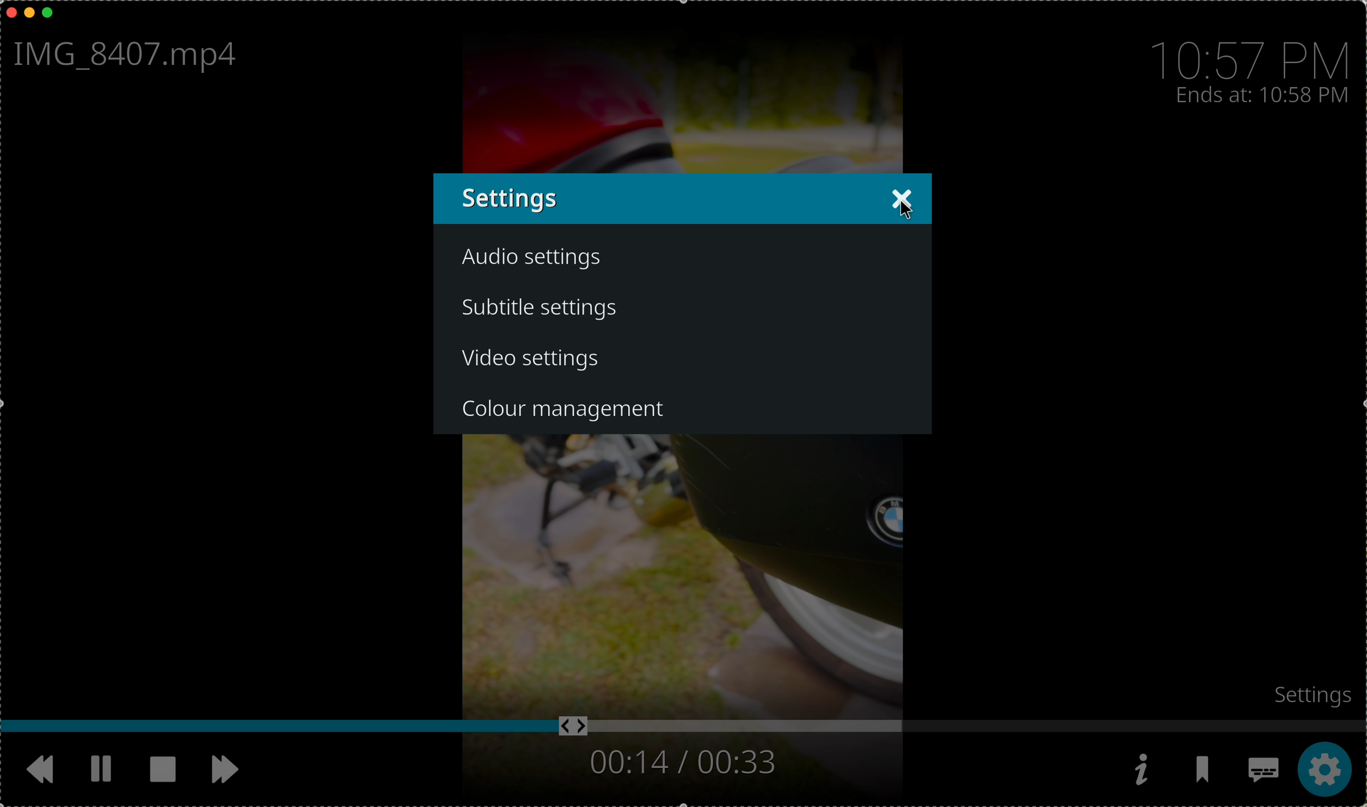 The width and height of the screenshot is (1367, 807). I want to click on audio settings, so click(532, 258).